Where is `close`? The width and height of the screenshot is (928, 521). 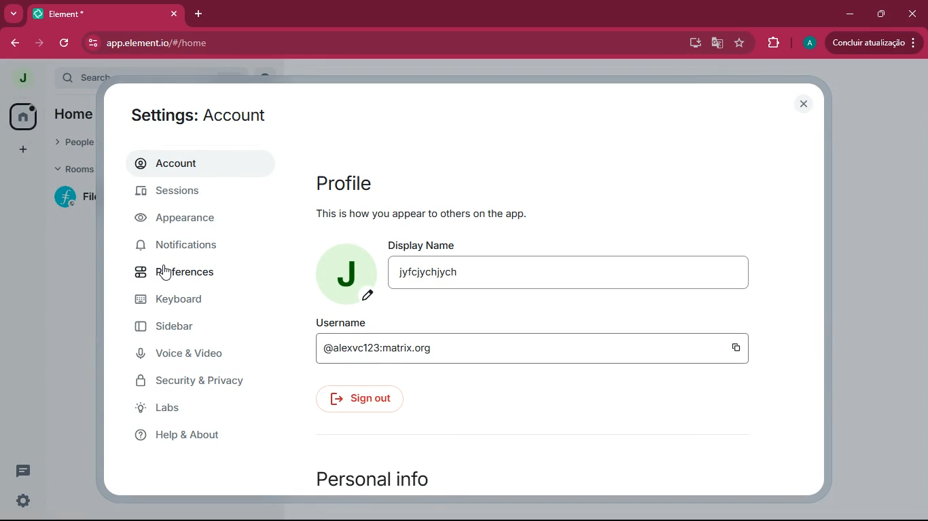 close is located at coordinates (914, 16).